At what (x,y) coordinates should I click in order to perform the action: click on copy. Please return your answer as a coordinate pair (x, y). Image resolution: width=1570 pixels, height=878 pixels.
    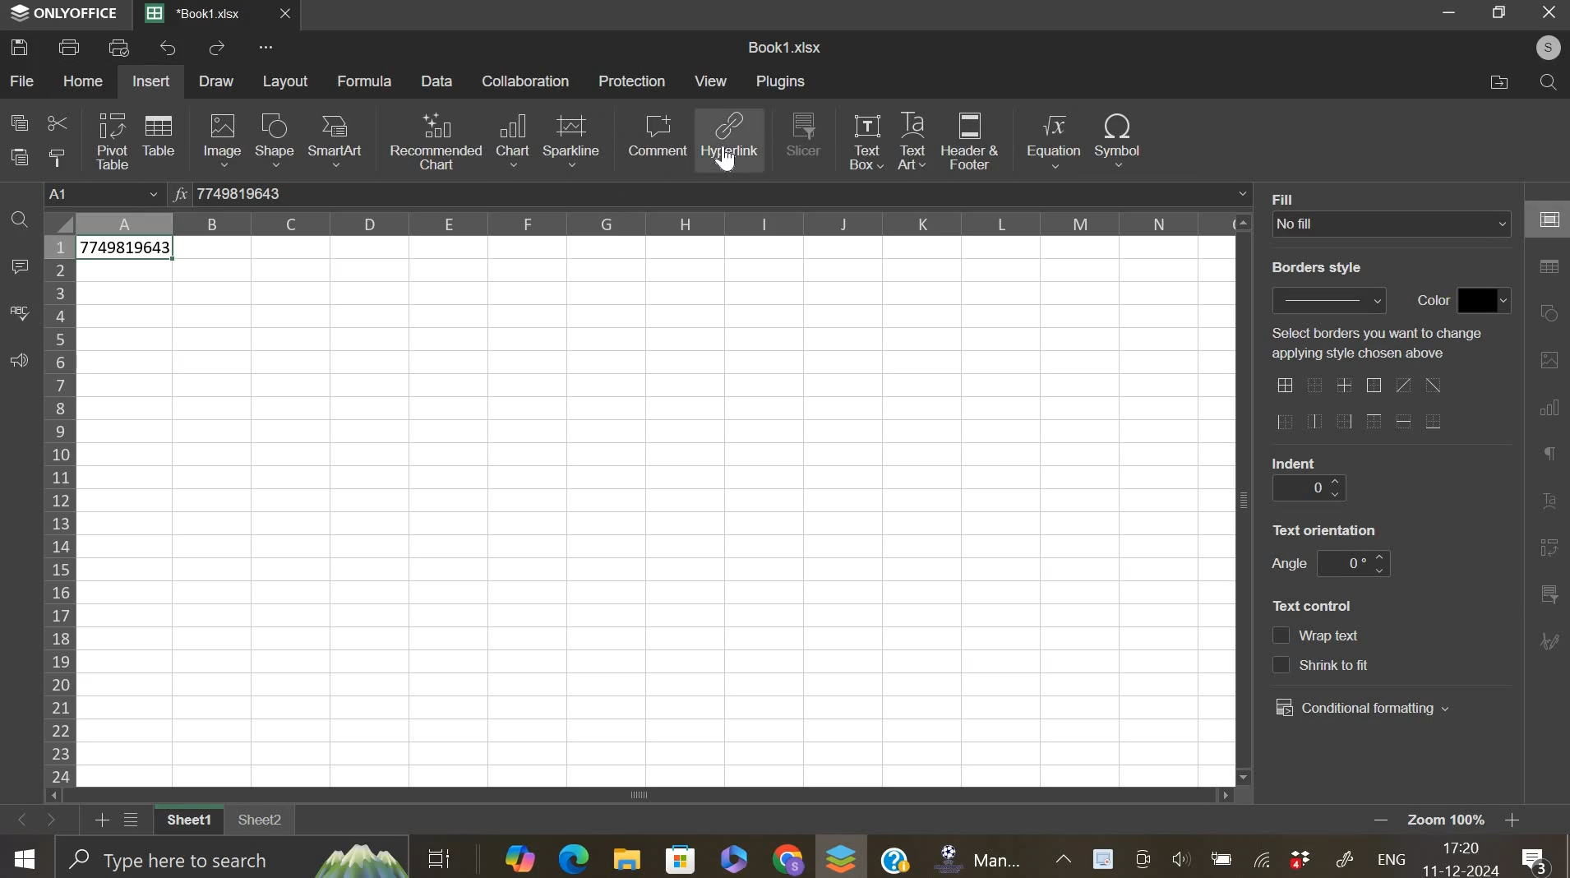
    Looking at the image, I should click on (19, 122).